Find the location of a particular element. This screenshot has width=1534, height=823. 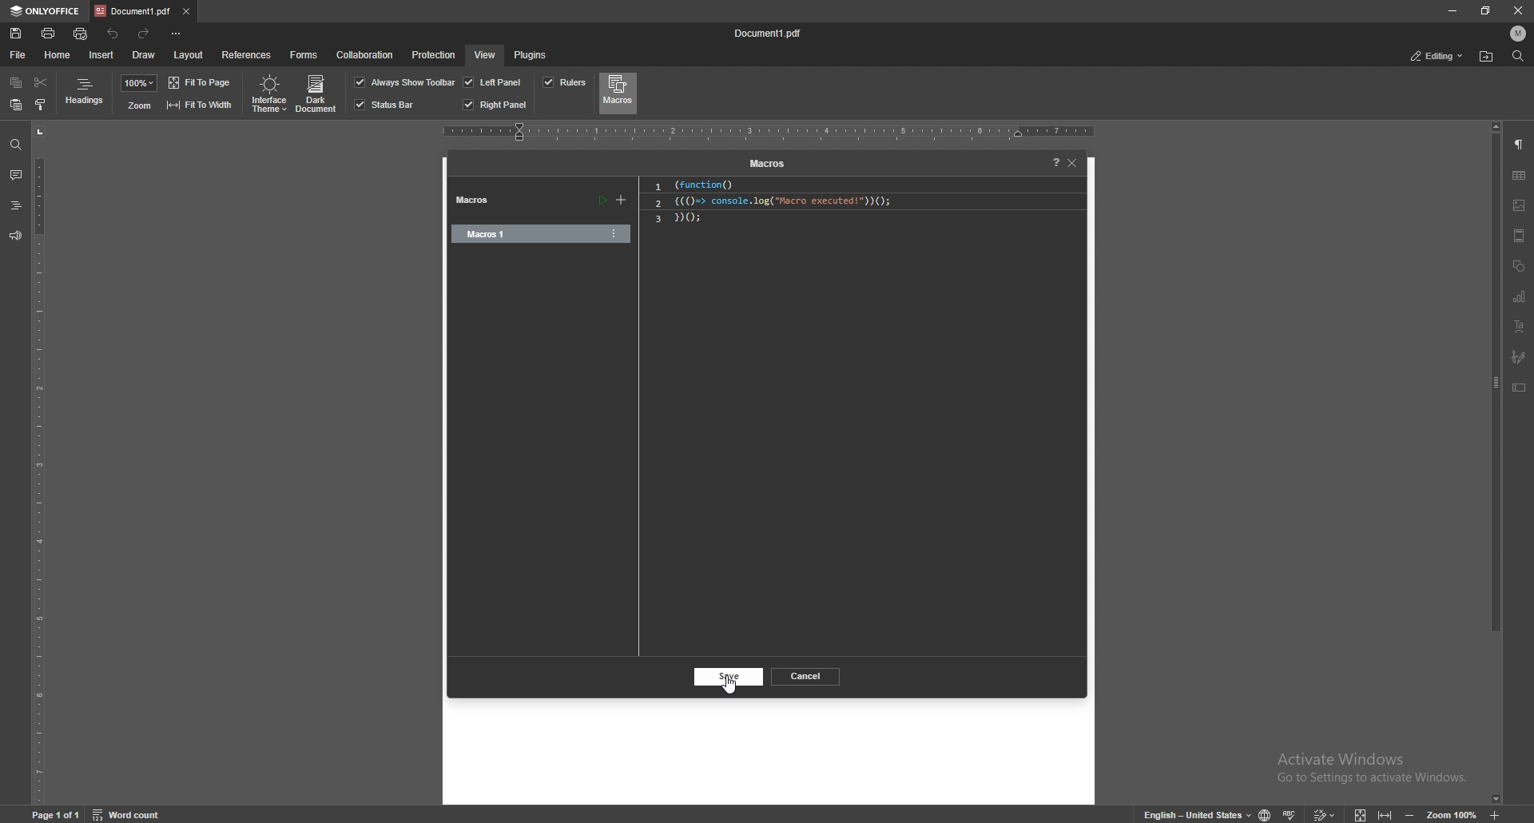

table is located at coordinates (1519, 176).